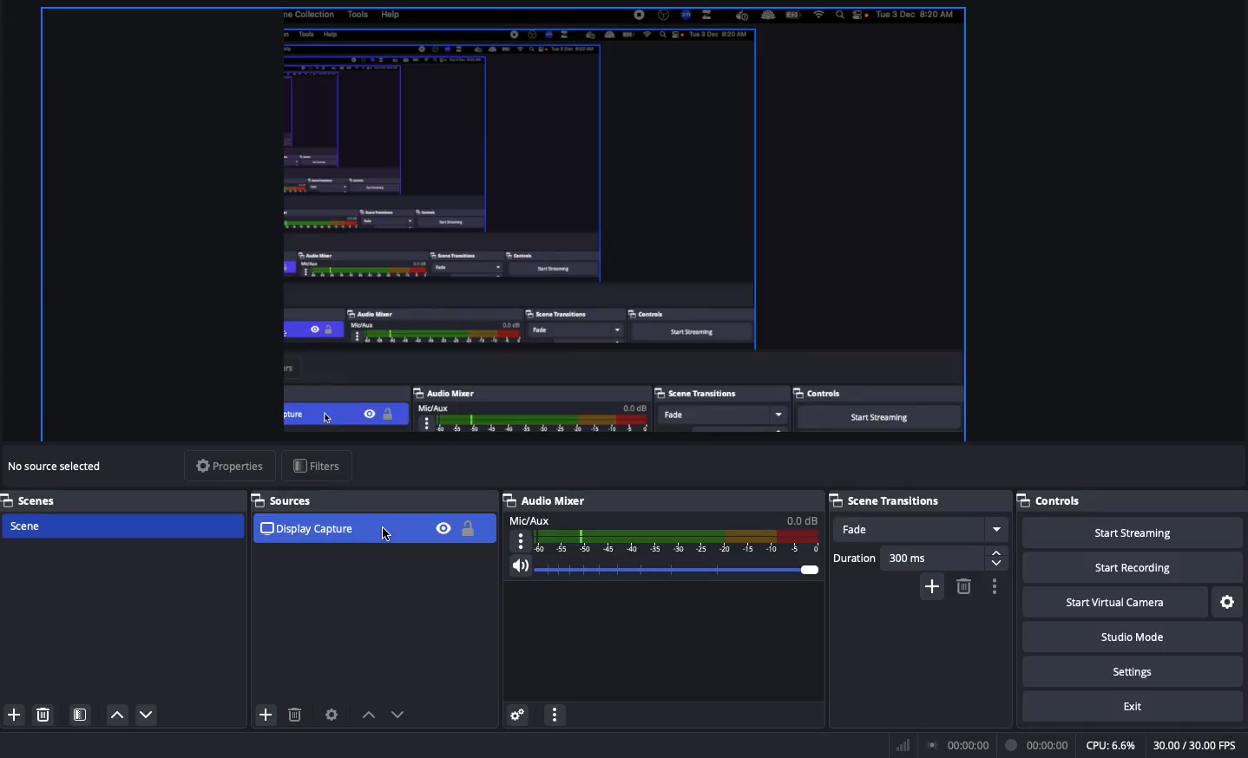 The image size is (1248, 758). What do you see at coordinates (1131, 570) in the screenshot?
I see `Start recording` at bounding box center [1131, 570].